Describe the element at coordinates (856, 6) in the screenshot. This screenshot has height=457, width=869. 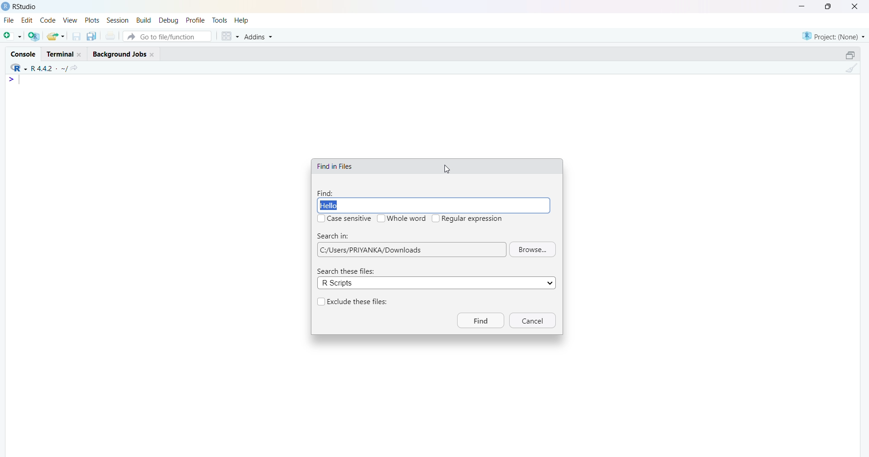
I see `close` at that location.